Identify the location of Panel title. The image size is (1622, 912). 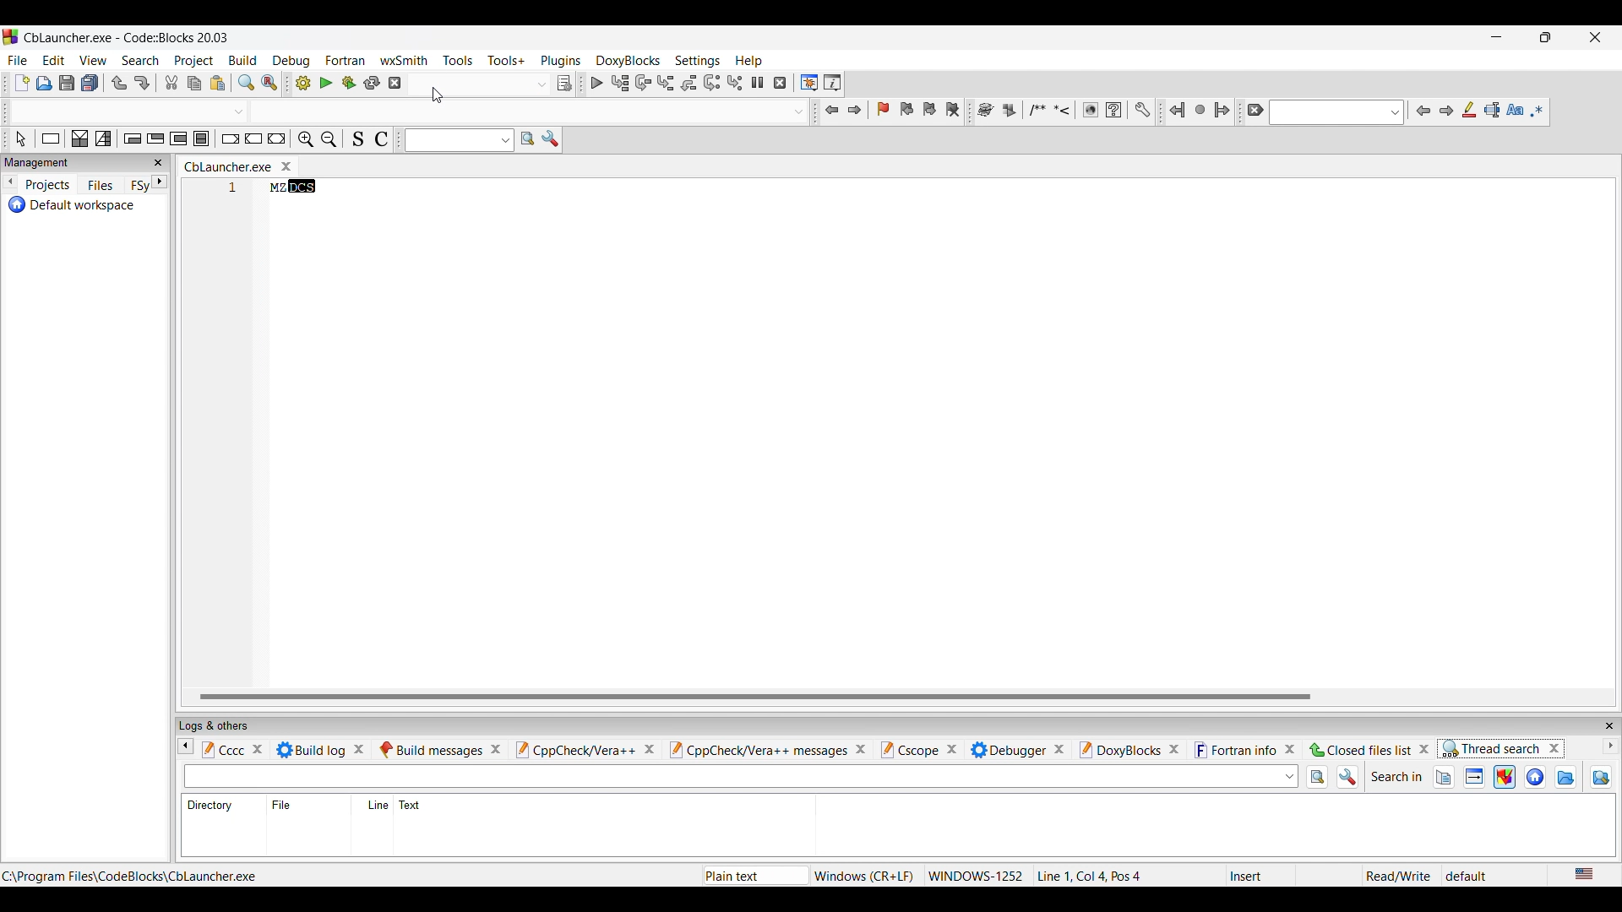
(36, 163).